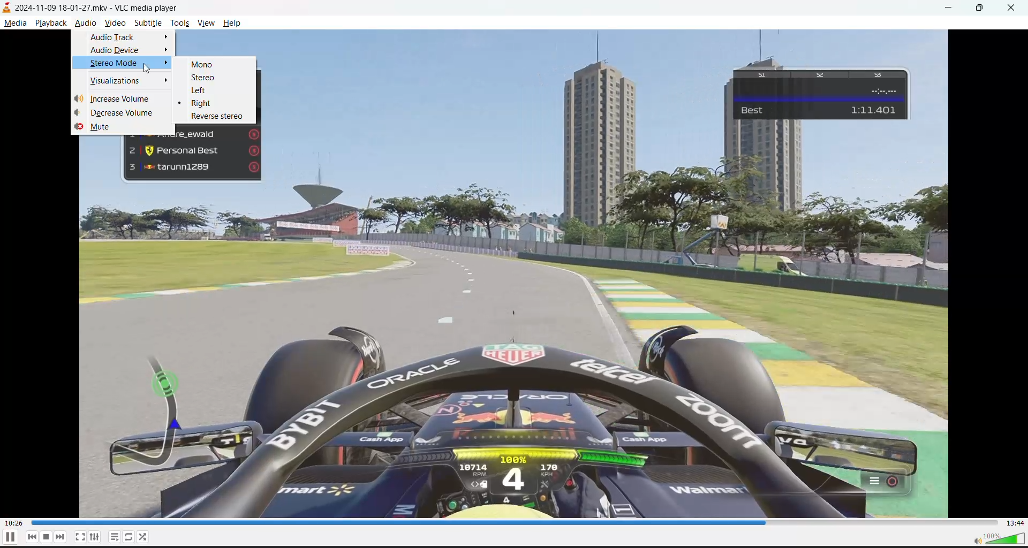  Describe the element at coordinates (202, 103) in the screenshot. I see `right` at that location.